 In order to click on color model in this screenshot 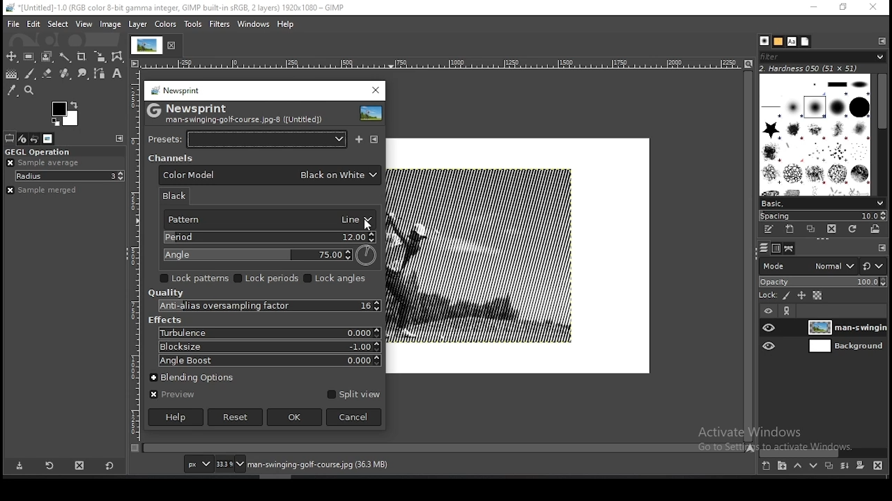, I will do `click(270, 175)`.